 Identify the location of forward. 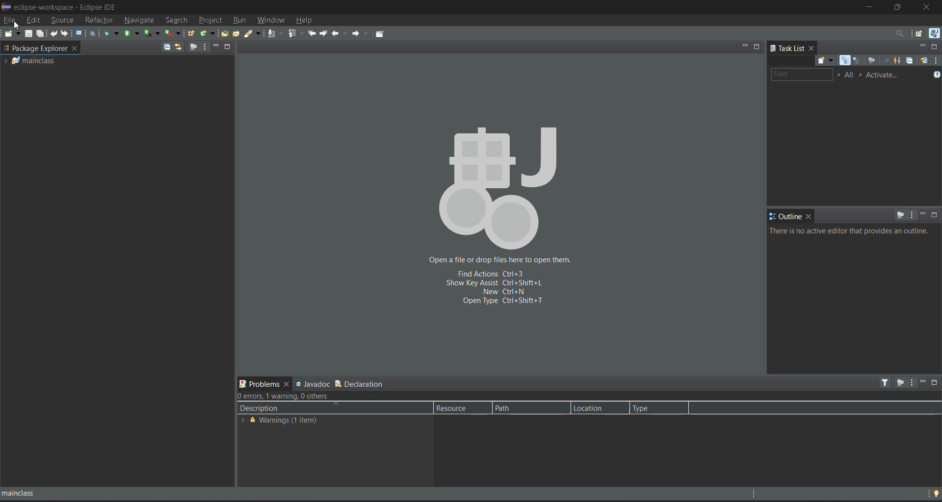
(363, 35).